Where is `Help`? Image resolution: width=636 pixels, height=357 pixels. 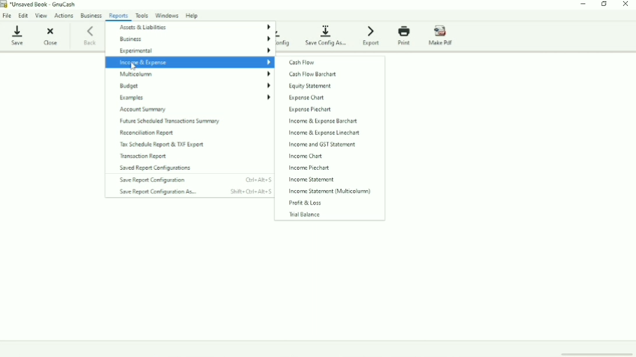 Help is located at coordinates (193, 15).